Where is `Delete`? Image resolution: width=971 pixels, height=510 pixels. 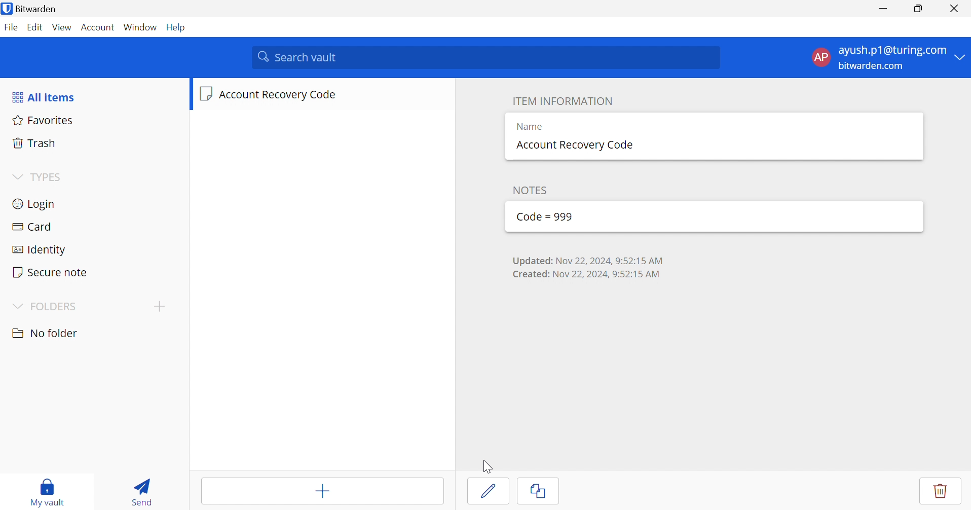
Delete is located at coordinates (938, 491).